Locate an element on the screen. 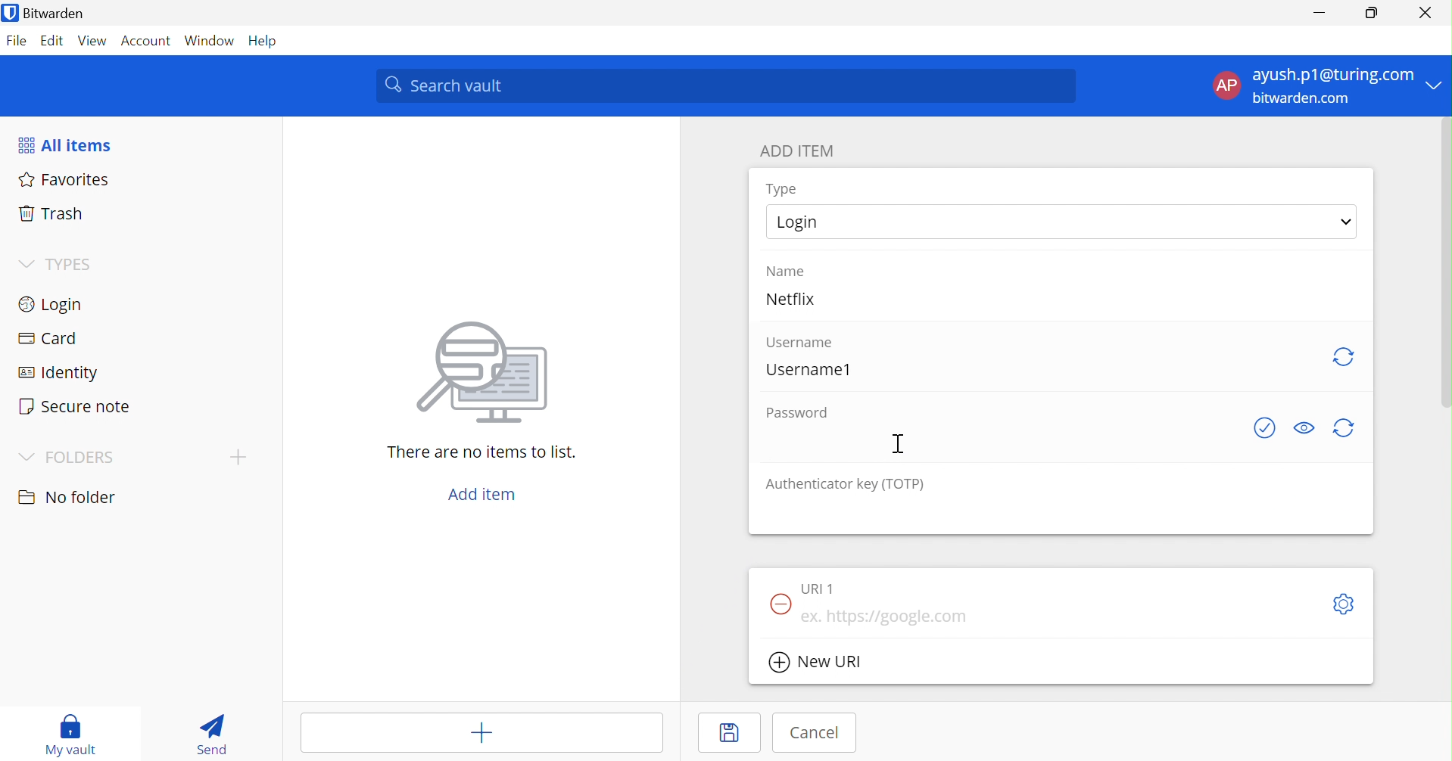 This screenshot has width=1452, height=761. Edit is located at coordinates (54, 42).